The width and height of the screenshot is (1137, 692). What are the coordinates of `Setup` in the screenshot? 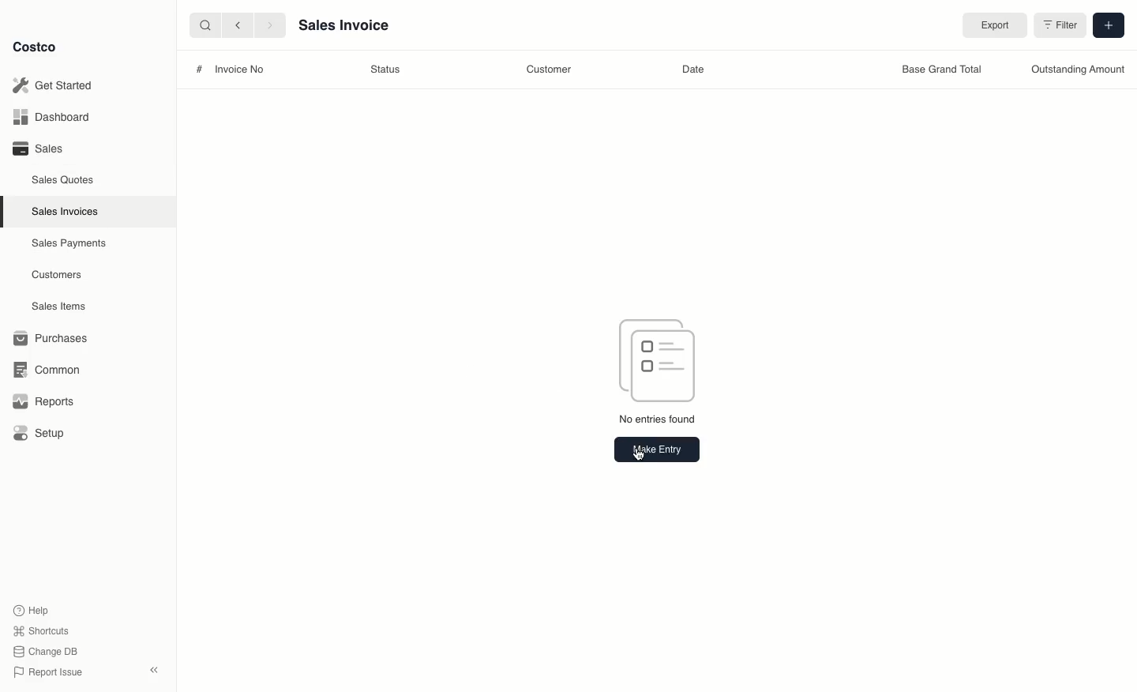 It's located at (40, 434).